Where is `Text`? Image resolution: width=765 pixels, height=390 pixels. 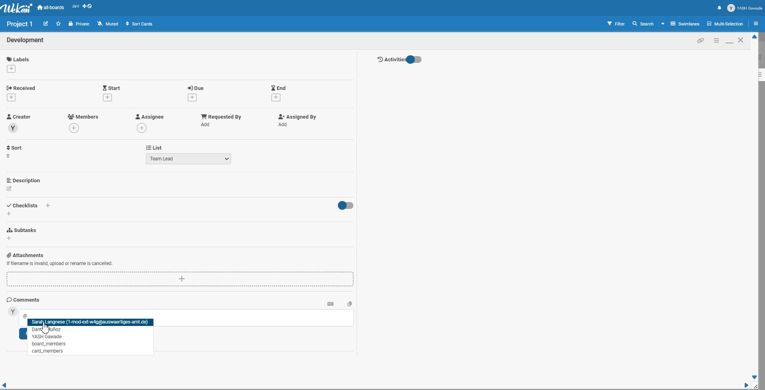
Text is located at coordinates (20, 24).